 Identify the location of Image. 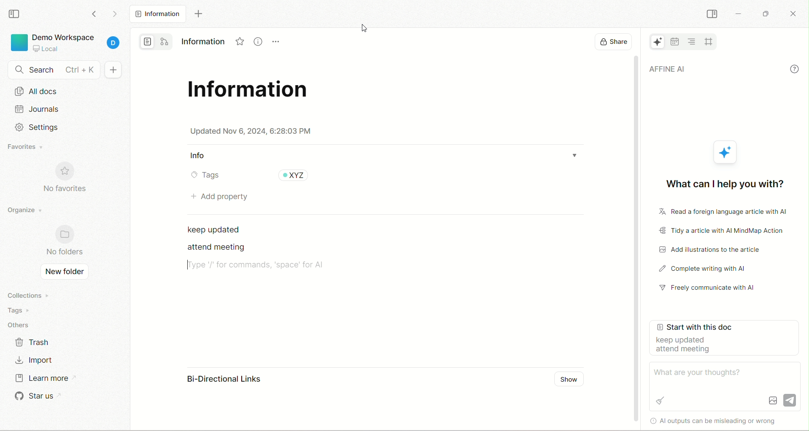
(772, 400).